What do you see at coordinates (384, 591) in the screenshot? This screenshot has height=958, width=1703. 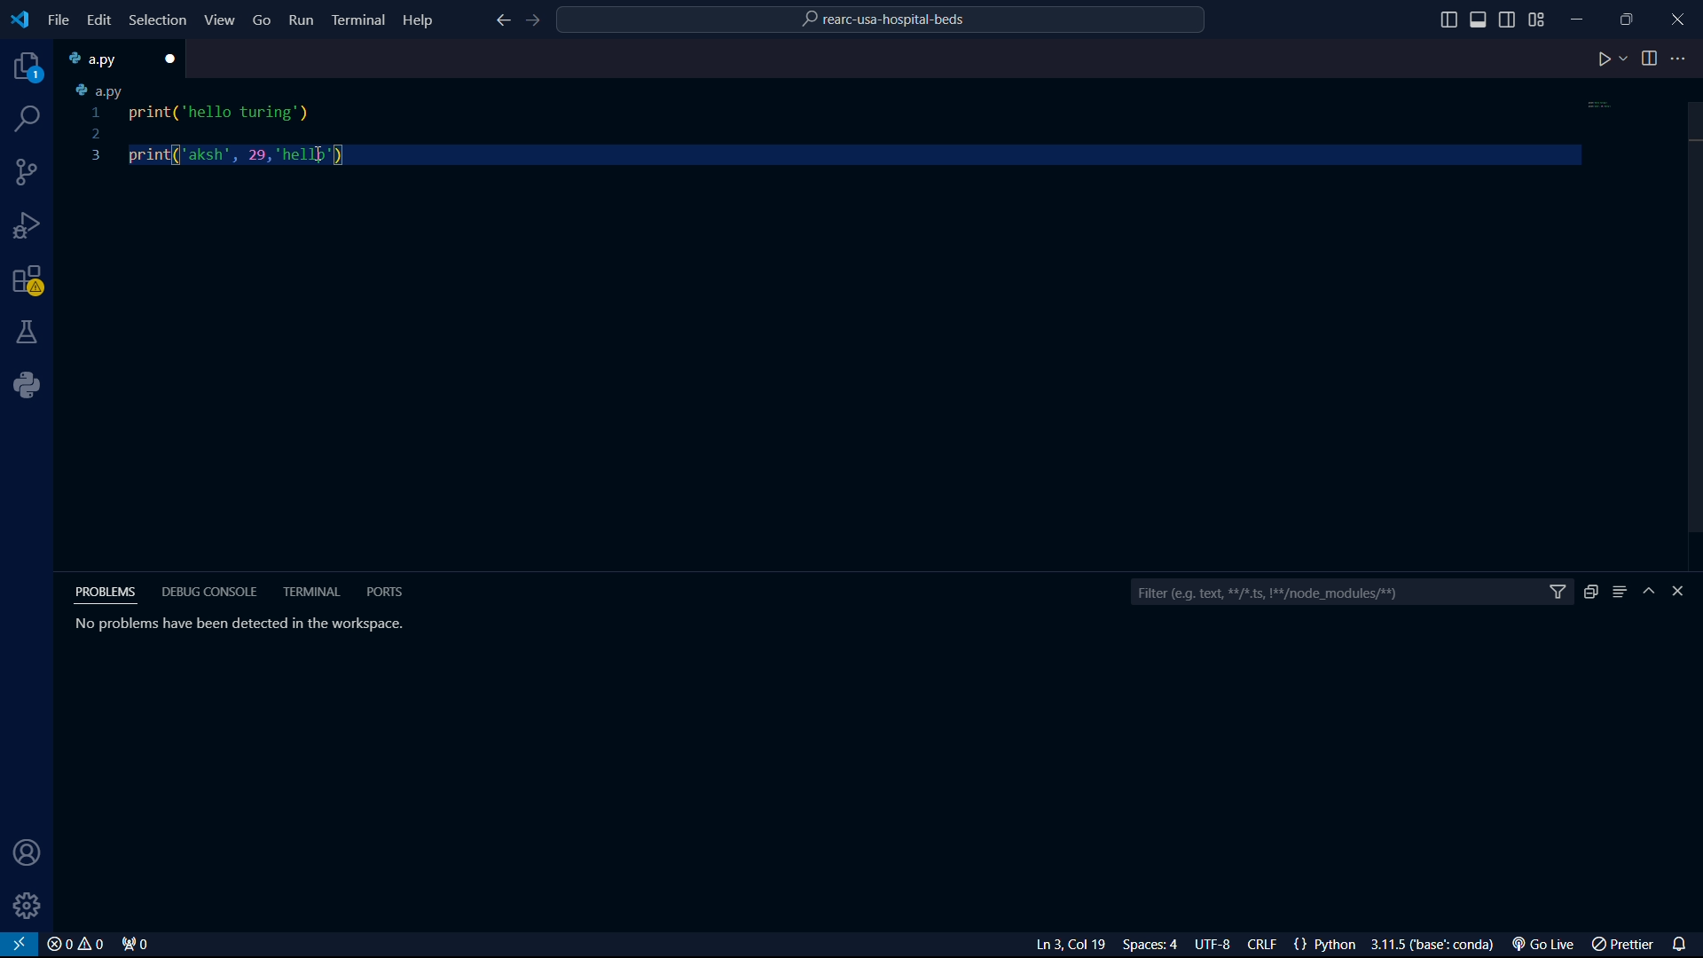 I see `ports` at bounding box center [384, 591].